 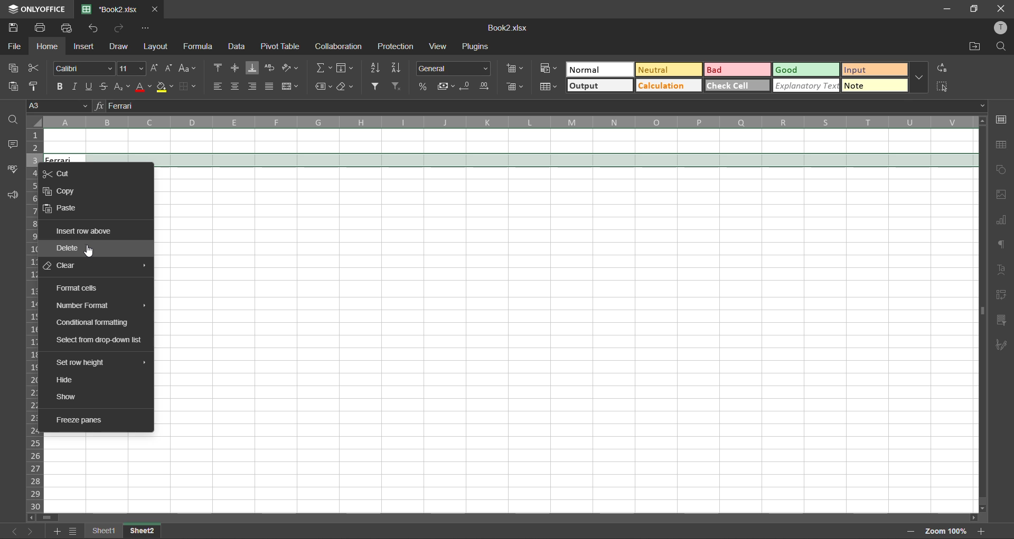 What do you see at coordinates (47, 517) in the screenshot?
I see `scroll bar` at bounding box center [47, 517].